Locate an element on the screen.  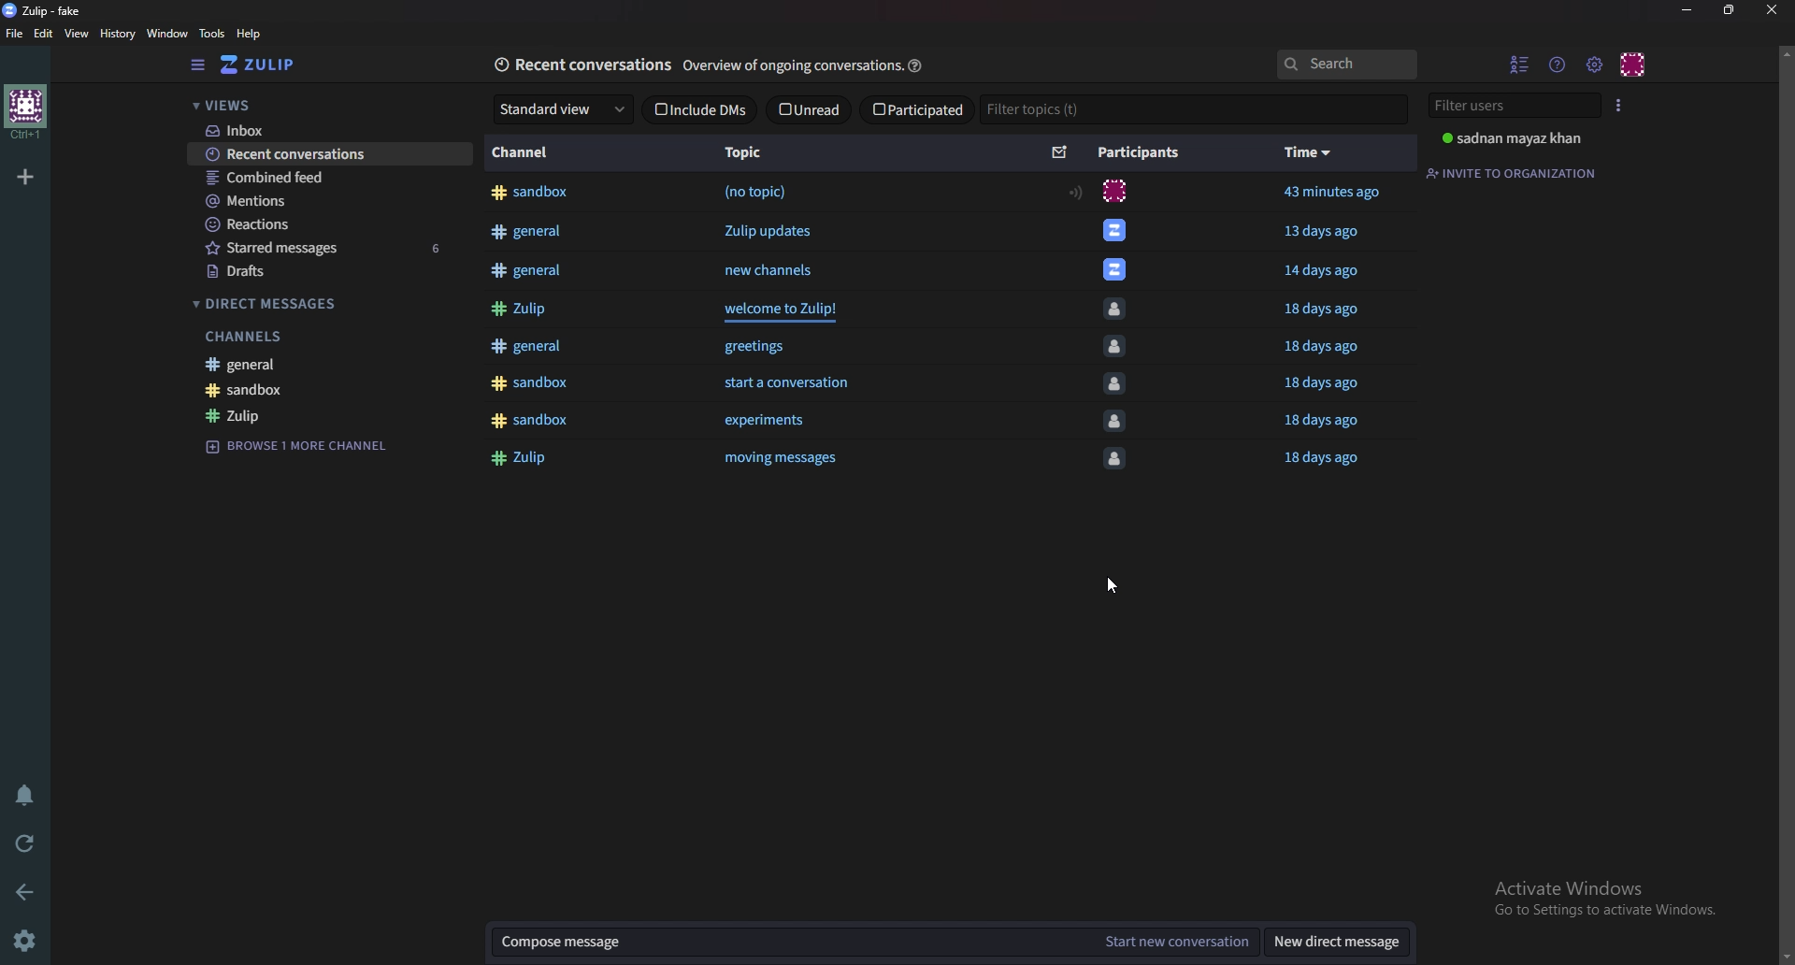
back is located at coordinates (21, 890).